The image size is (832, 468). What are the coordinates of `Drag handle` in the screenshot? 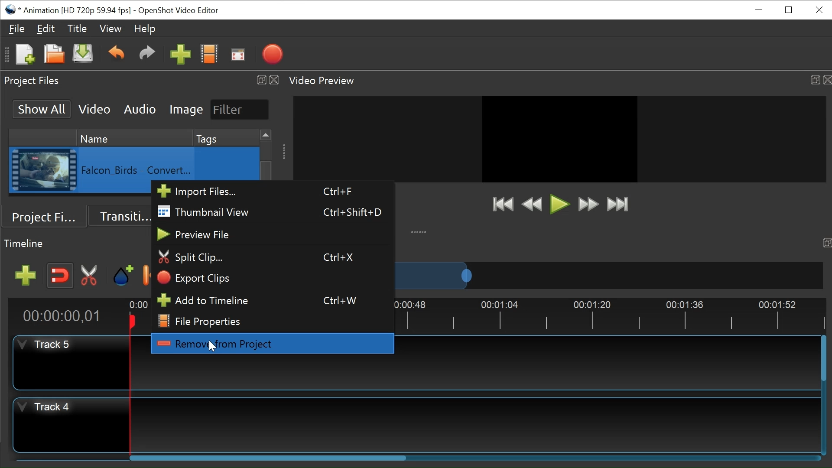 It's located at (284, 152).